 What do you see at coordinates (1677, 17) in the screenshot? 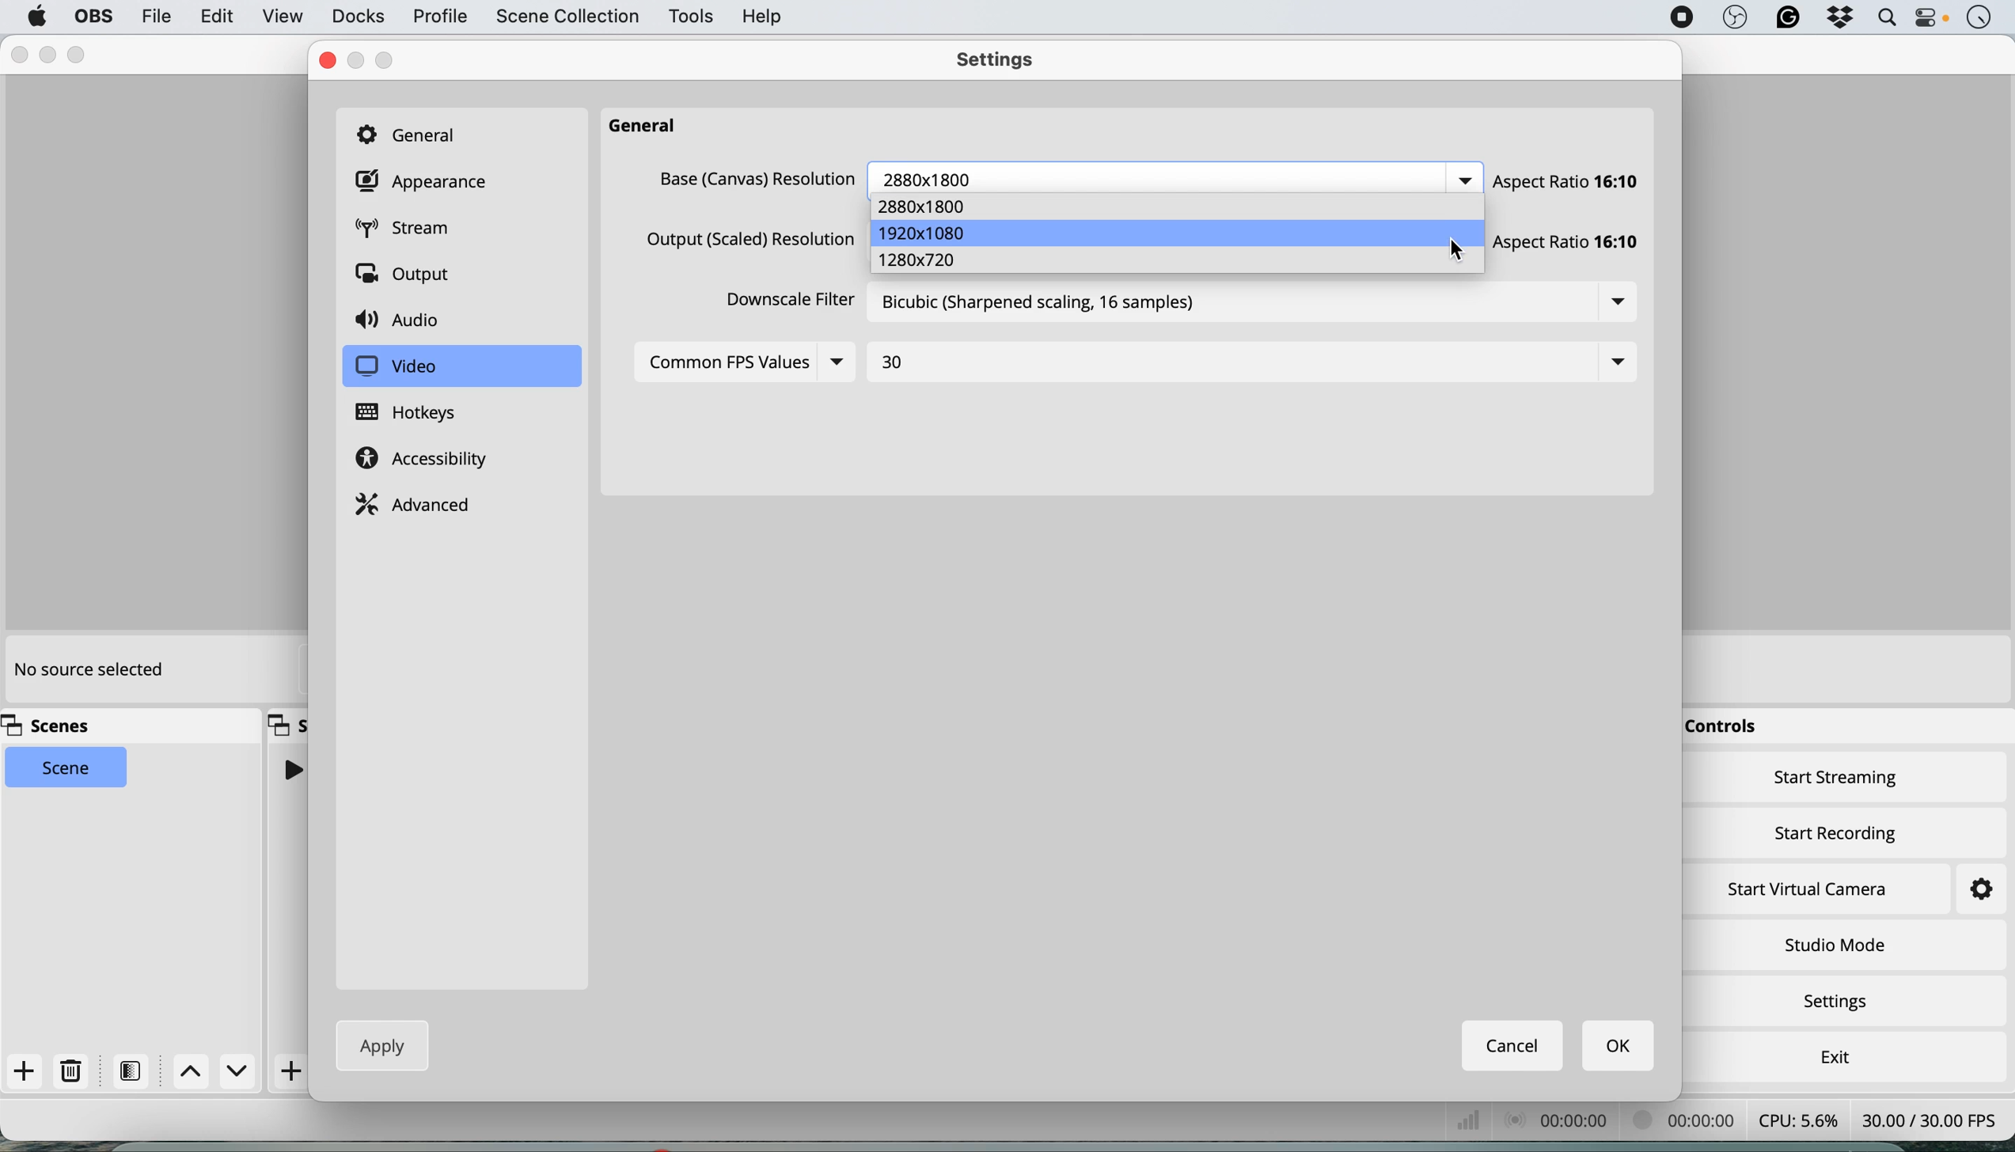
I see `screen recorder` at bounding box center [1677, 17].